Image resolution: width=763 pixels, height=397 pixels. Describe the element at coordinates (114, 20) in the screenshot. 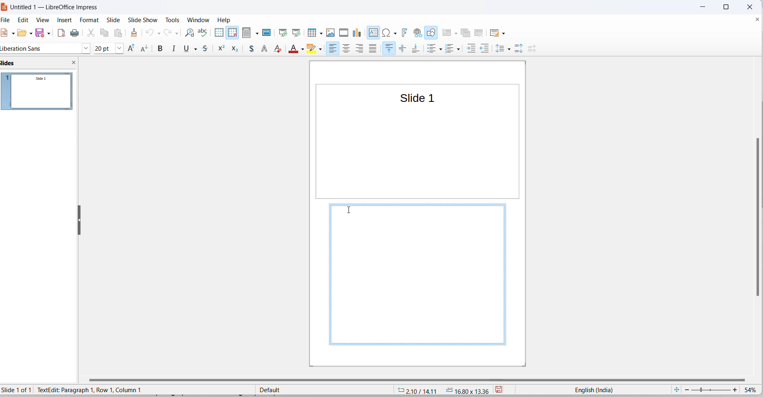

I see `slide` at that location.